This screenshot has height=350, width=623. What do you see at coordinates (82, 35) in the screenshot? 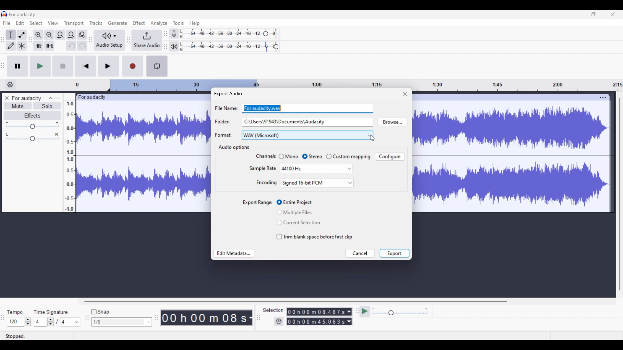
I see `Zoom toggle` at bounding box center [82, 35].